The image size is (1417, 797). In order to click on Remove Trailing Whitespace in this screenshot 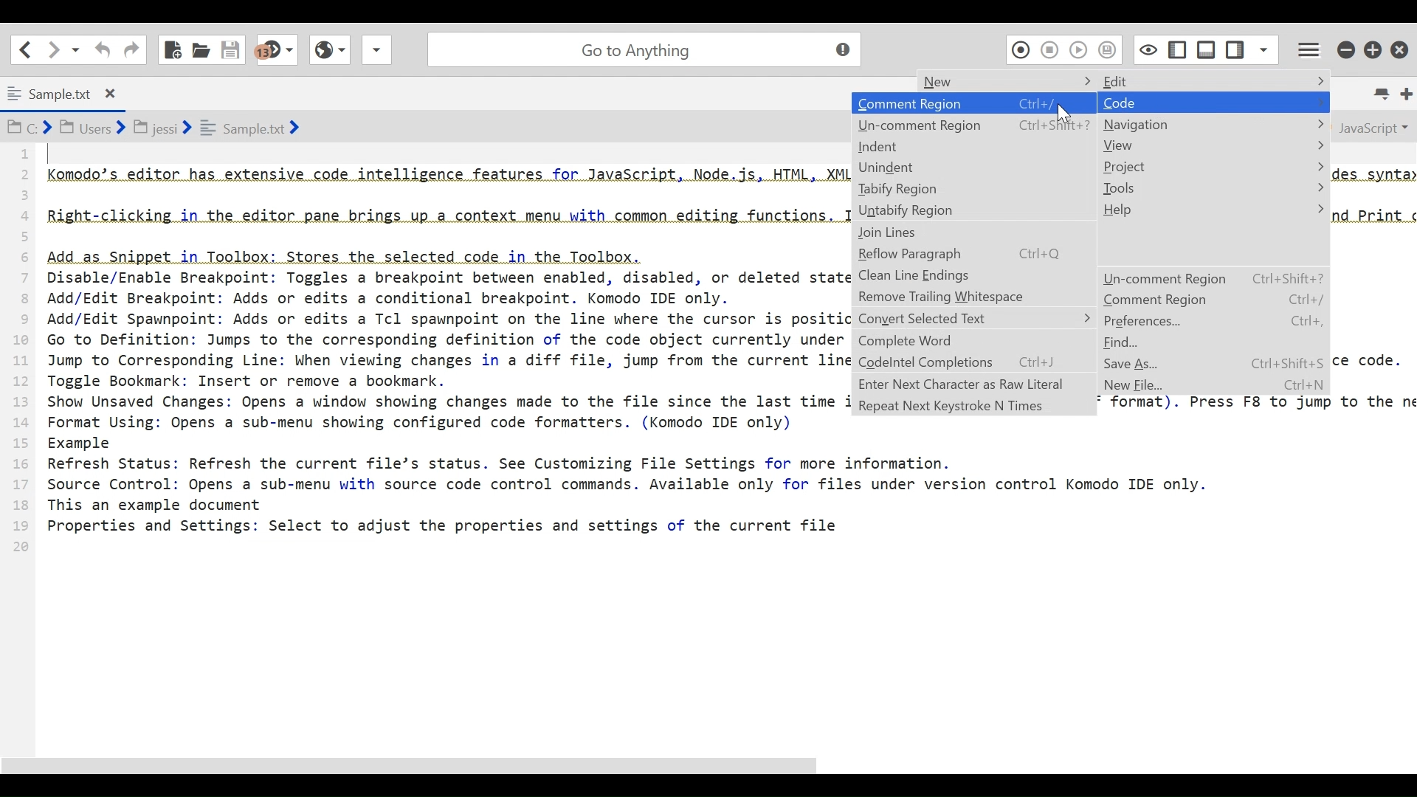, I will do `click(972, 297)`.